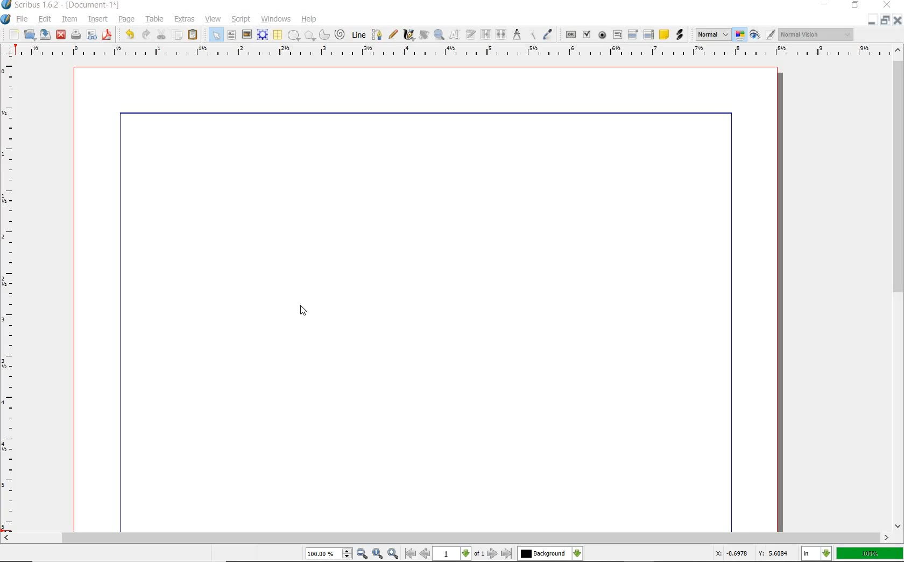  Describe the element at coordinates (293, 36) in the screenshot. I see `SHAPE` at that location.